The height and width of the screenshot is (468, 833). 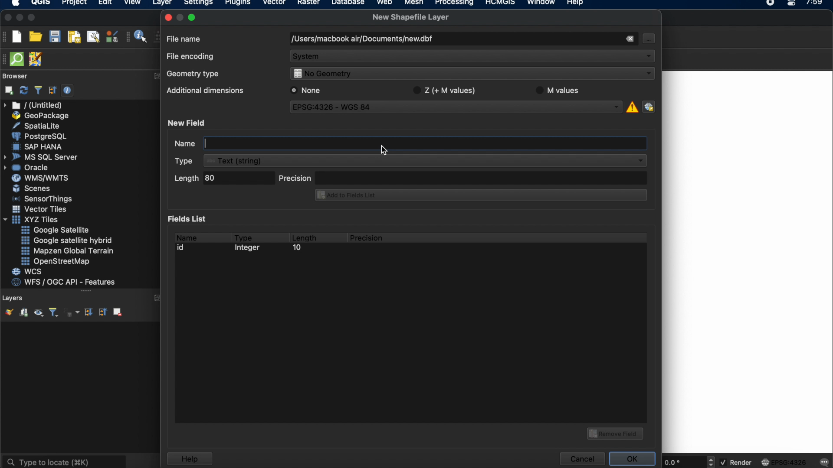 I want to click on identify features, so click(x=138, y=36).